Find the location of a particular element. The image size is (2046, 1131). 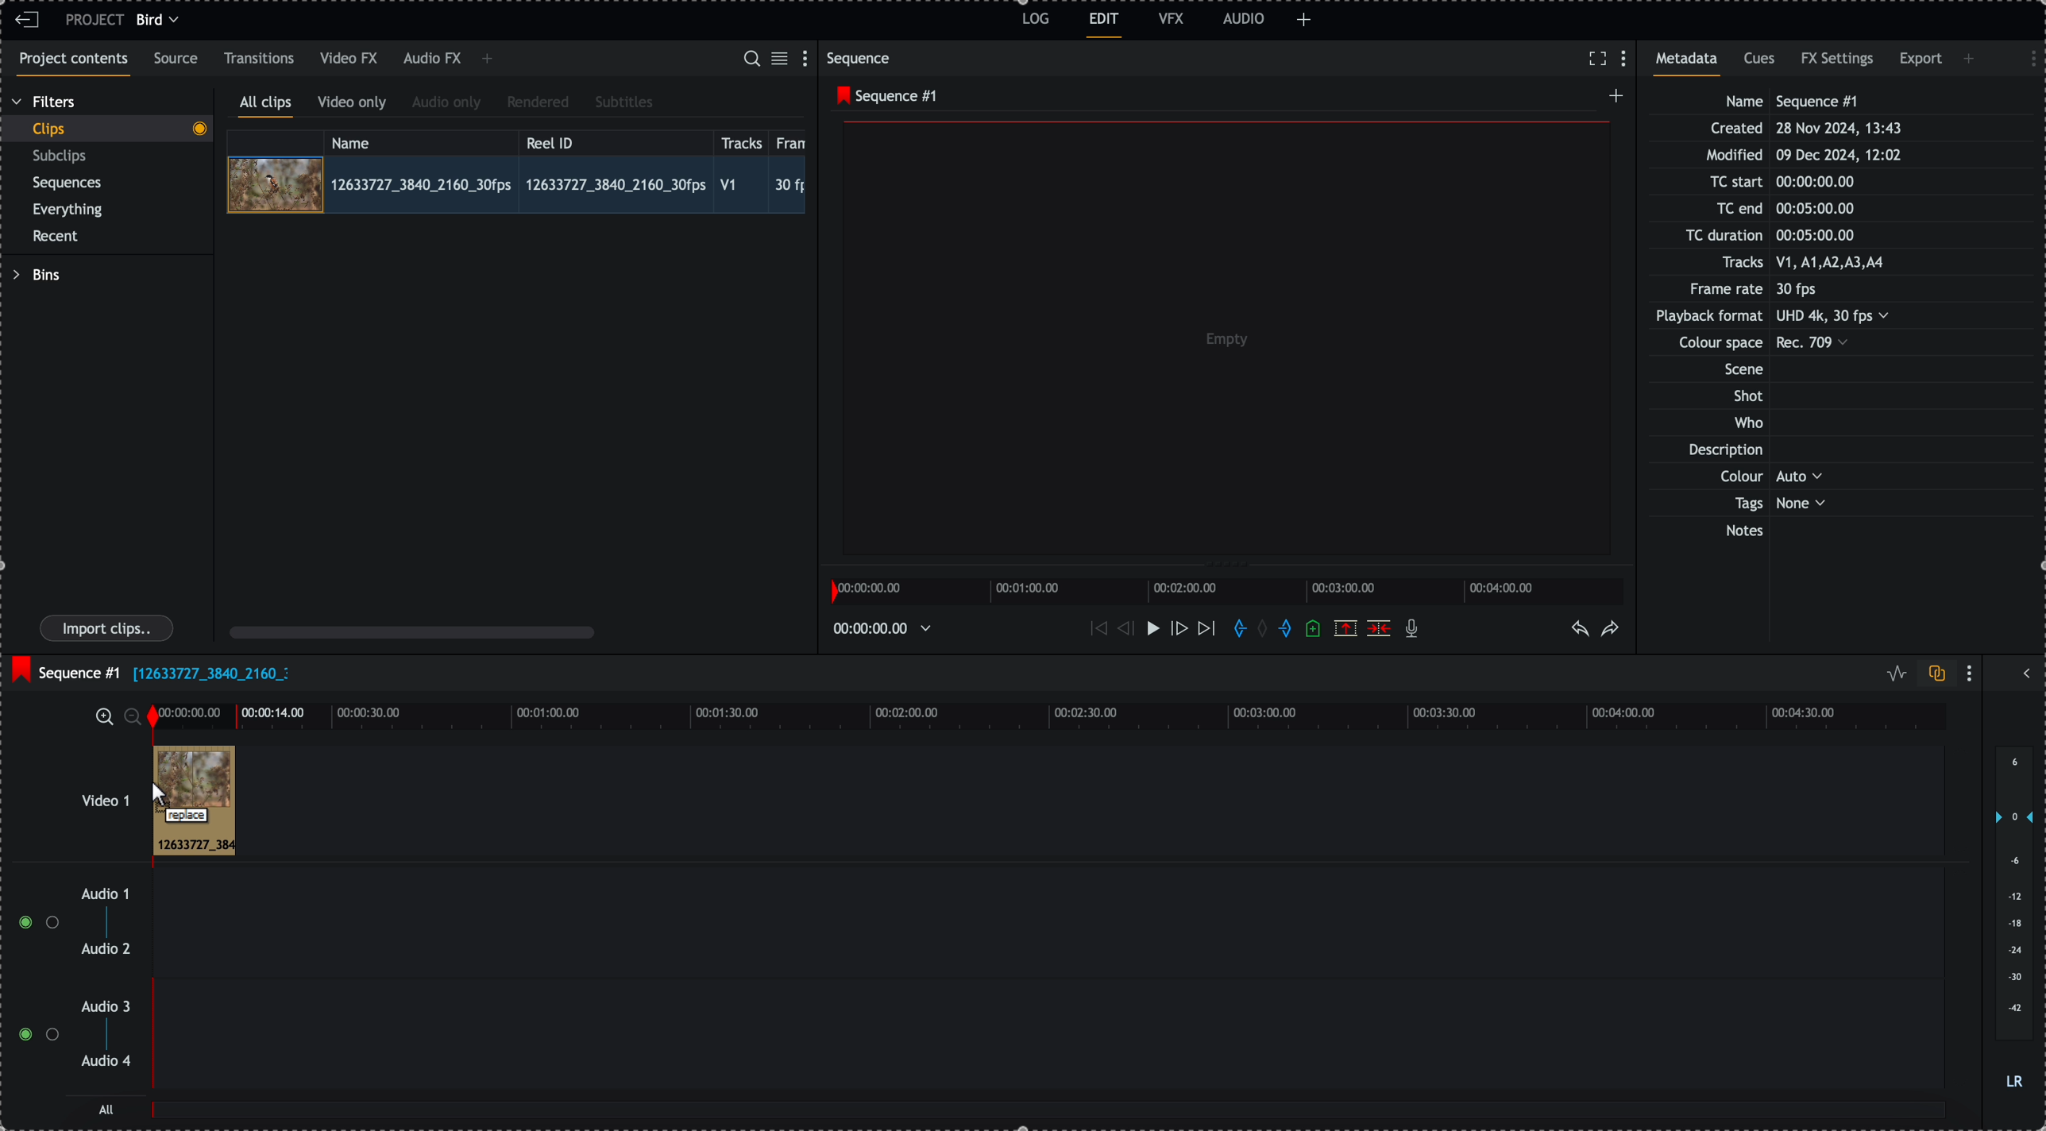

drag video to track 1 is located at coordinates (191, 796).